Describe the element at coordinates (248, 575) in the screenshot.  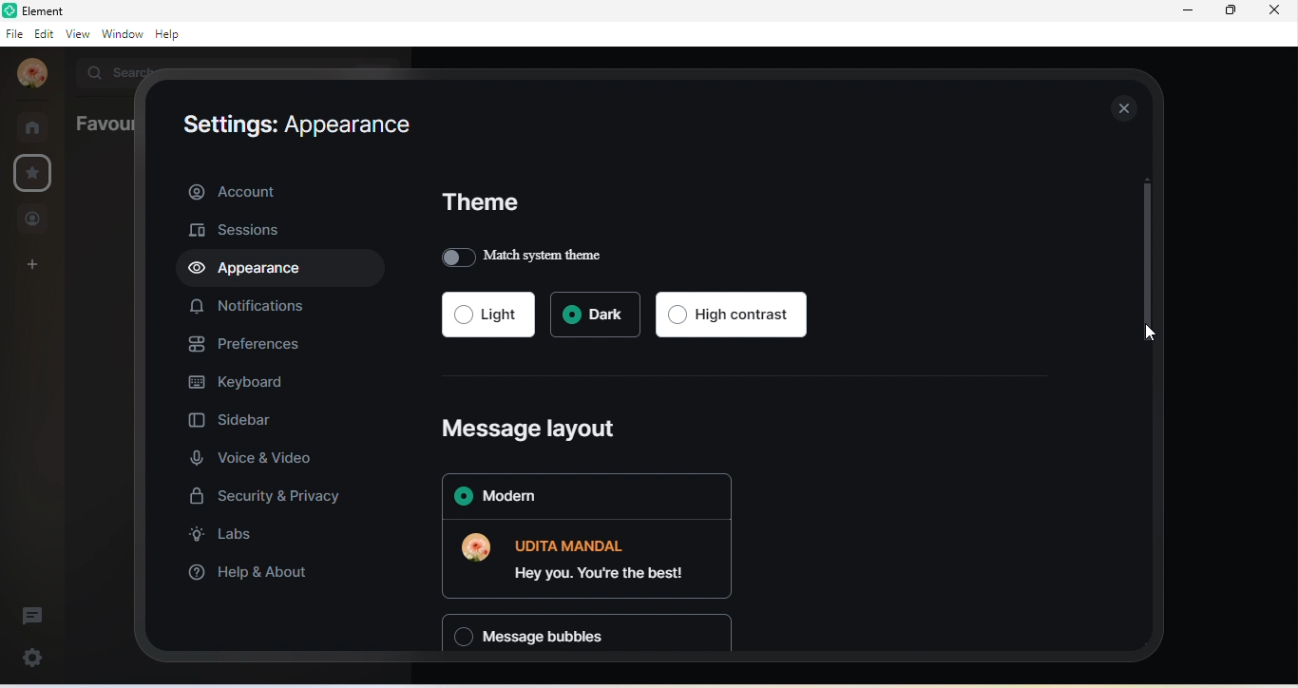
I see `help and about` at that location.